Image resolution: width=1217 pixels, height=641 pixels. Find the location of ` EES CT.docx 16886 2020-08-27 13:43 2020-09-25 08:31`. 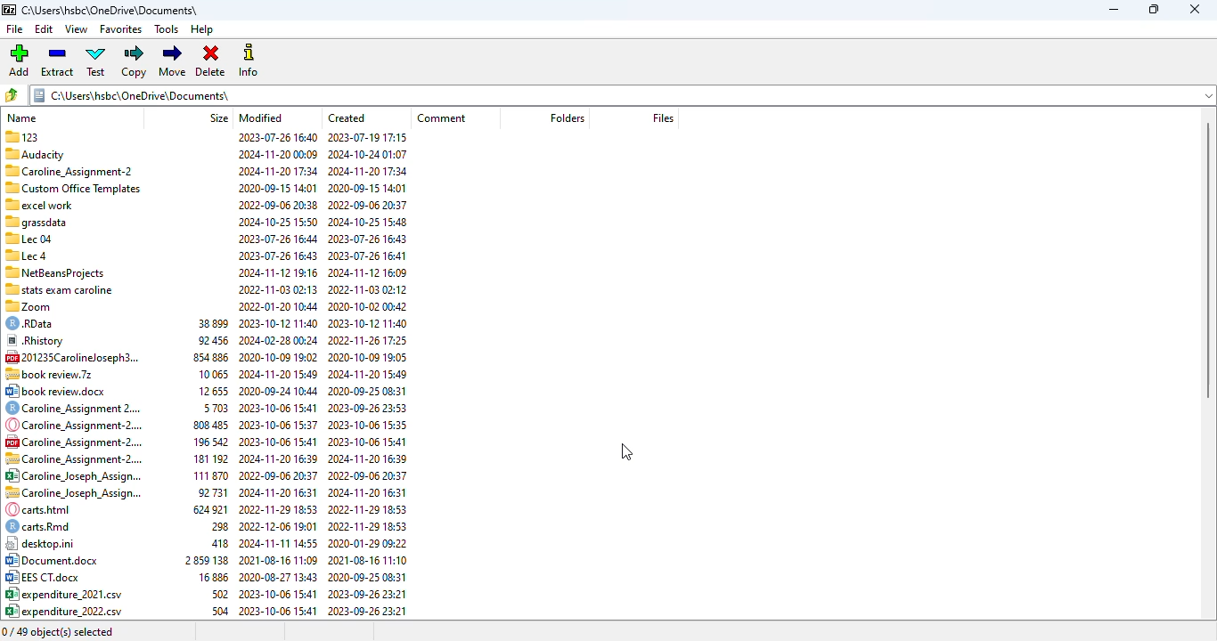

 EES CT.docx 16886 2020-08-27 13:43 2020-09-25 08:31 is located at coordinates (207, 561).